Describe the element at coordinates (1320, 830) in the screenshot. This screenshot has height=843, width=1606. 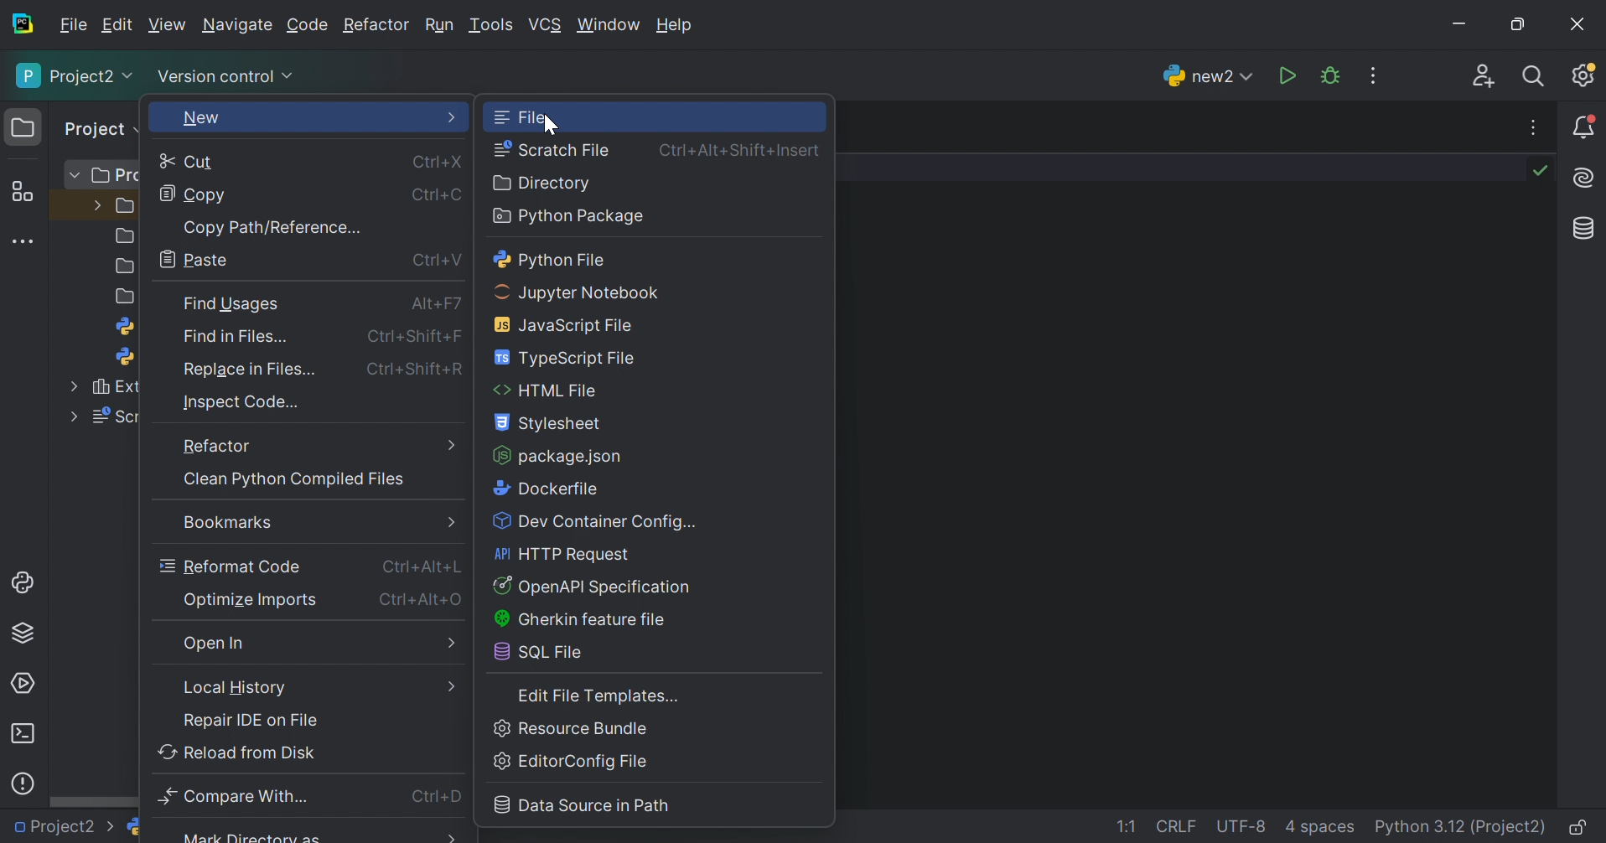
I see `4 spaces` at that location.